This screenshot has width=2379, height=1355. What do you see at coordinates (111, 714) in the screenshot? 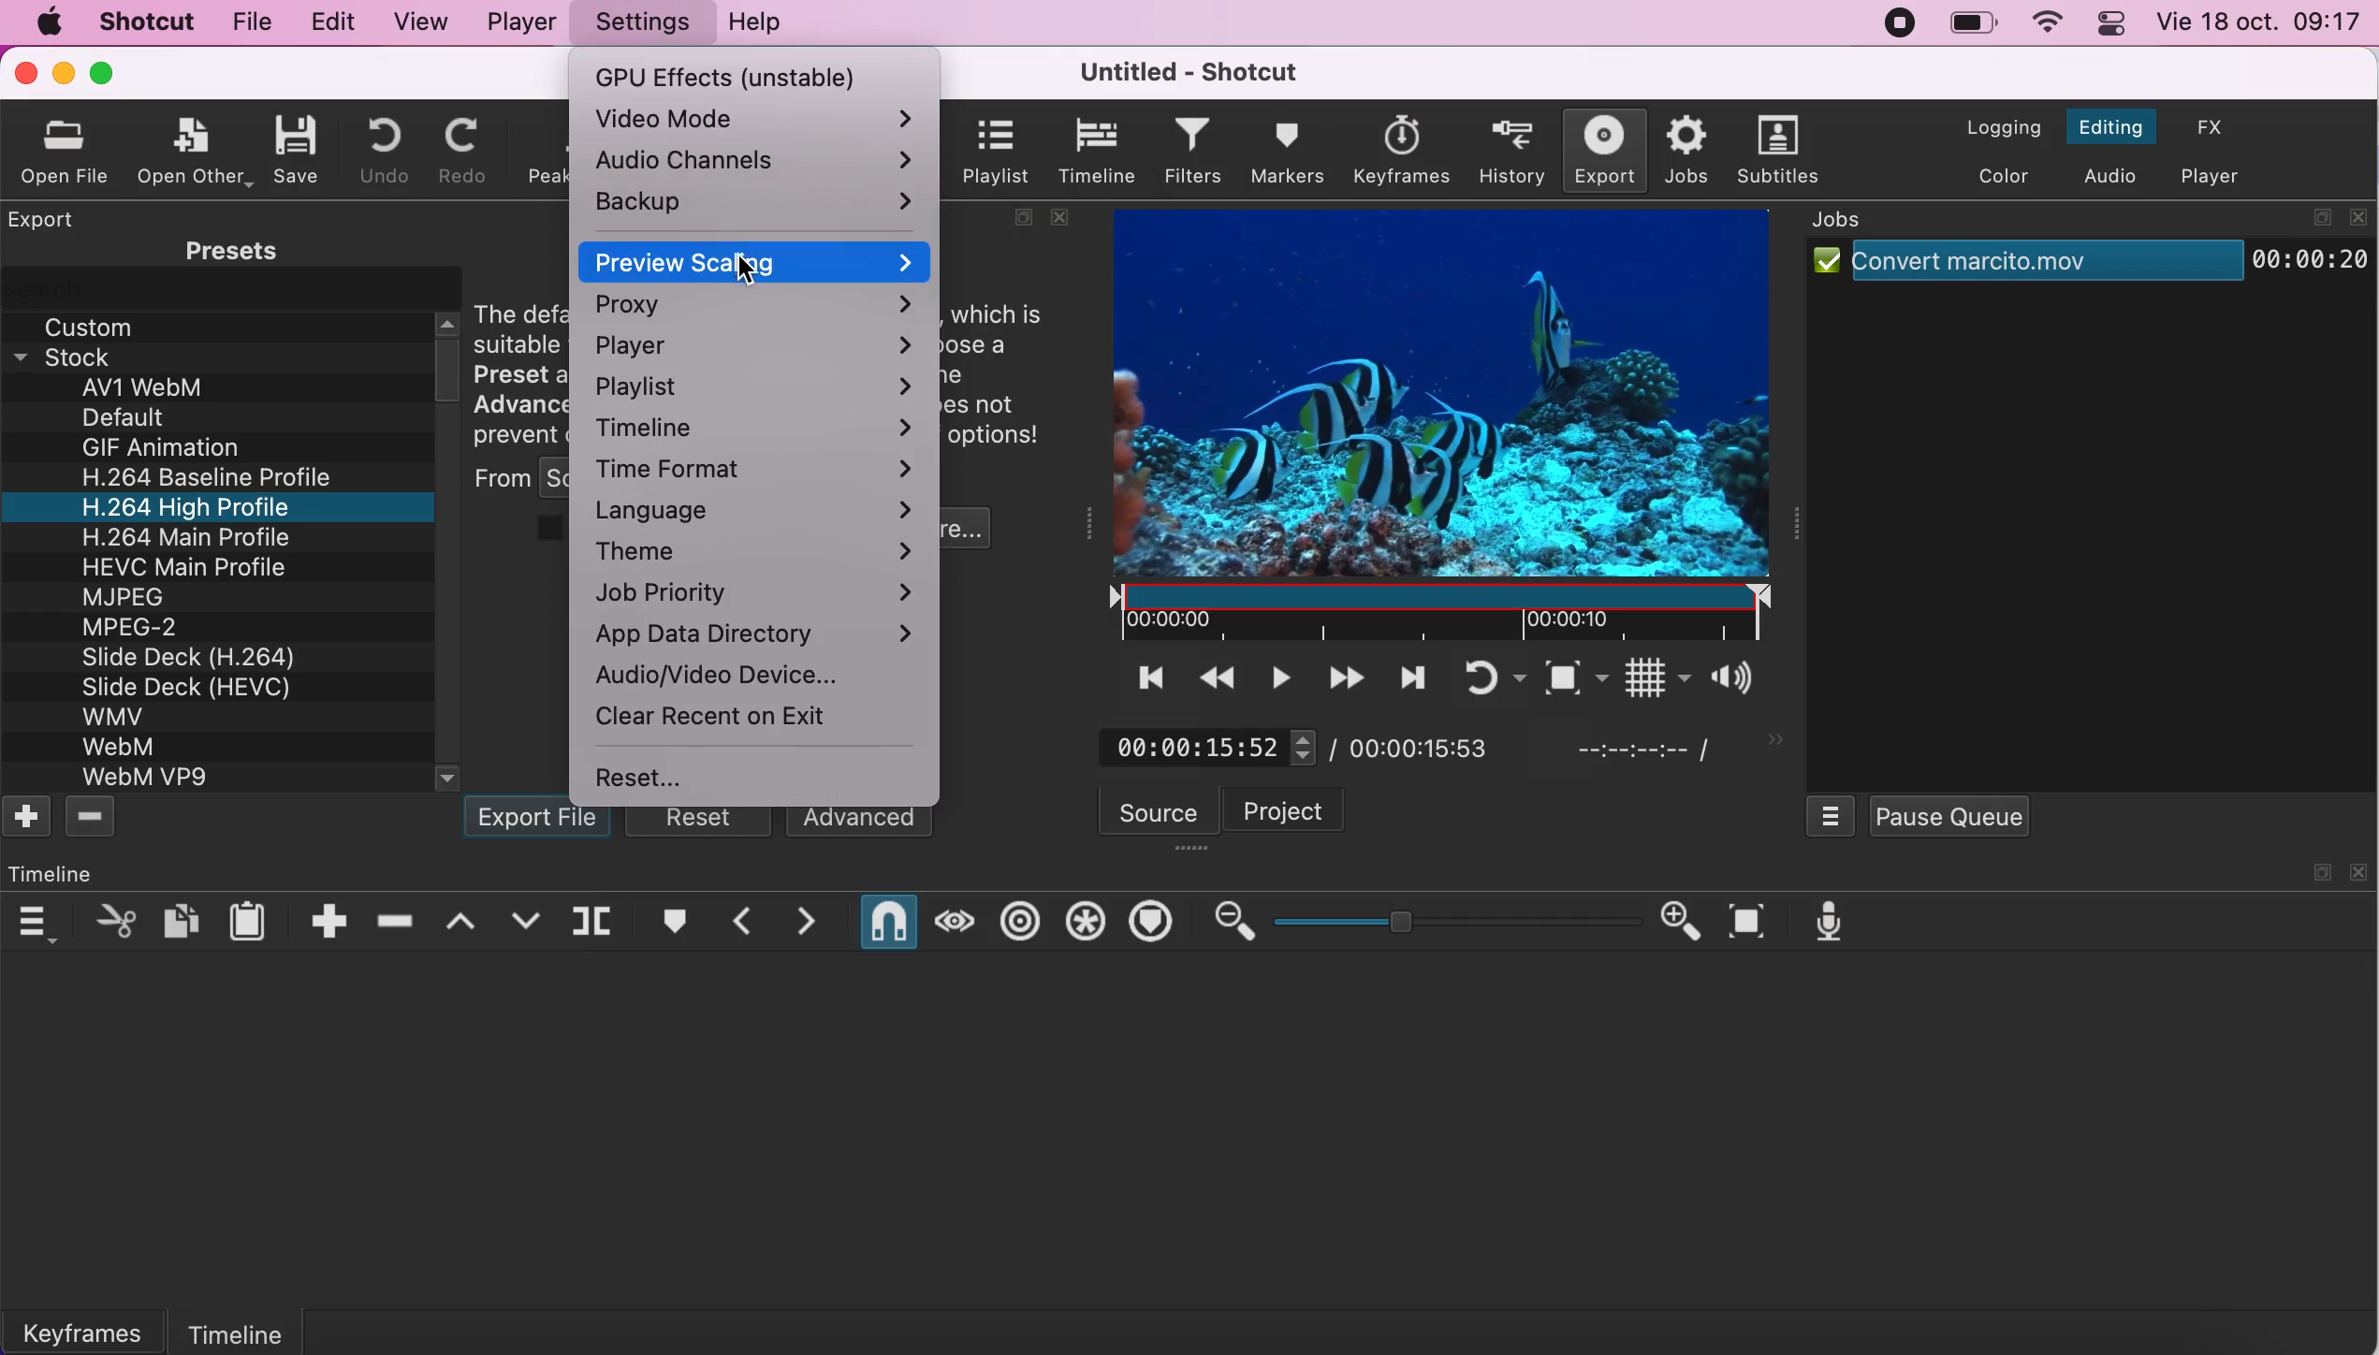
I see `WMV` at bounding box center [111, 714].